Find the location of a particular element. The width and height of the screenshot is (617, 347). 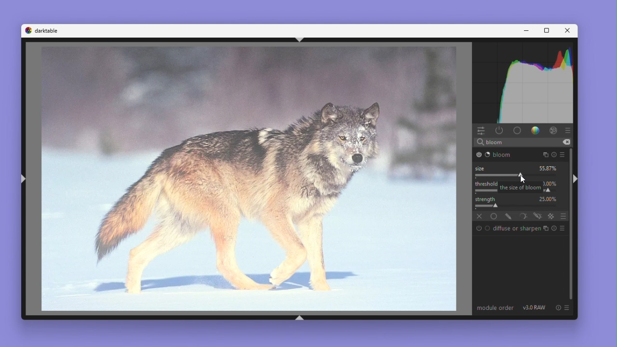

enable/disable module is located at coordinates (478, 154).